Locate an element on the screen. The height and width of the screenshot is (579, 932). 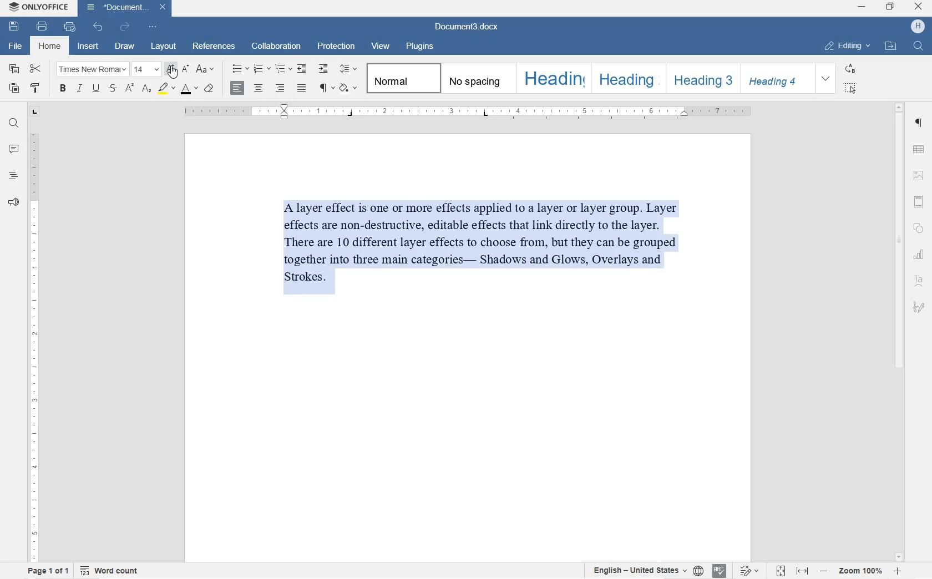
font name is located at coordinates (92, 69).